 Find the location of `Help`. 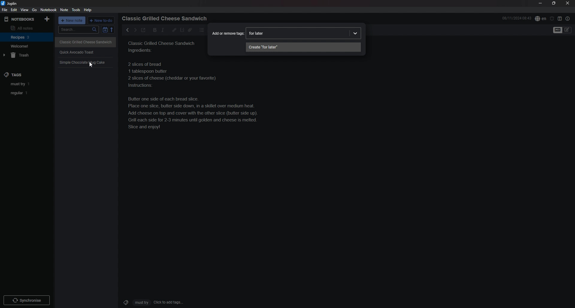

Help is located at coordinates (88, 10).